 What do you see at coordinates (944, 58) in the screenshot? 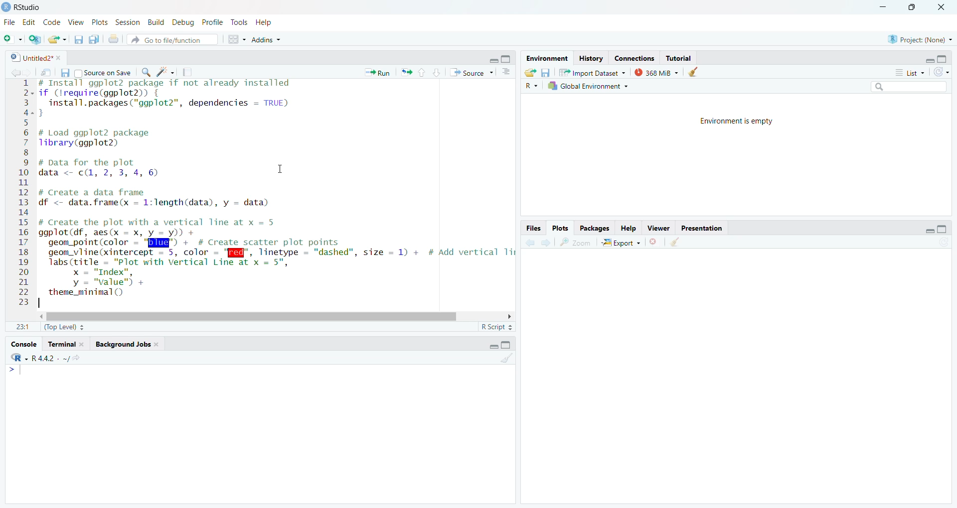
I see `maximise` at bounding box center [944, 58].